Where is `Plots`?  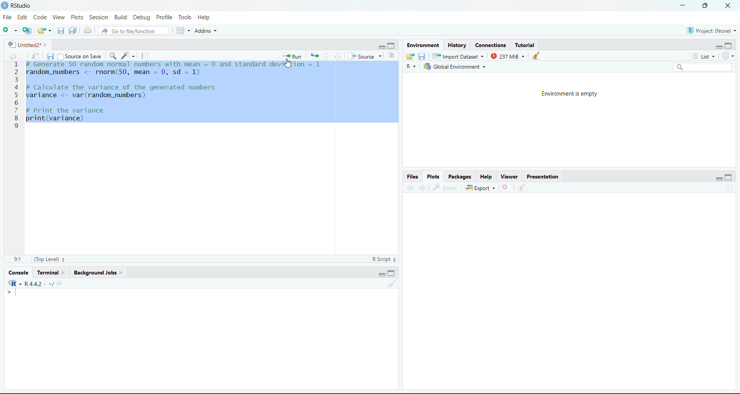 Plots is located at coordinates (77, 17).